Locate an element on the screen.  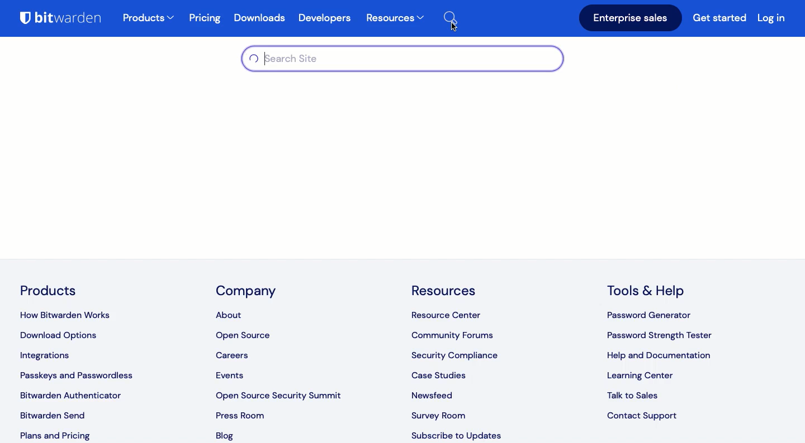
Bitwarden authenticator is located at coordinates (70, 395).